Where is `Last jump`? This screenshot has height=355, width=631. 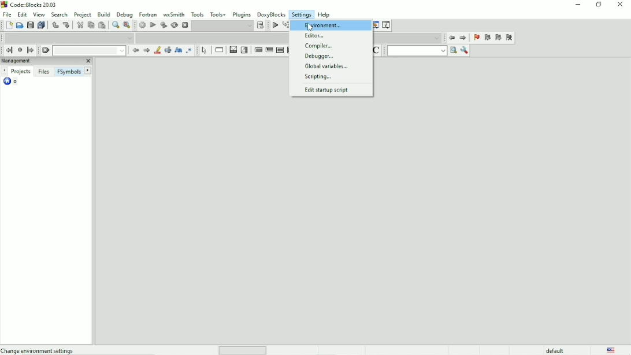 Last jump is located at coordinates (20, 50).